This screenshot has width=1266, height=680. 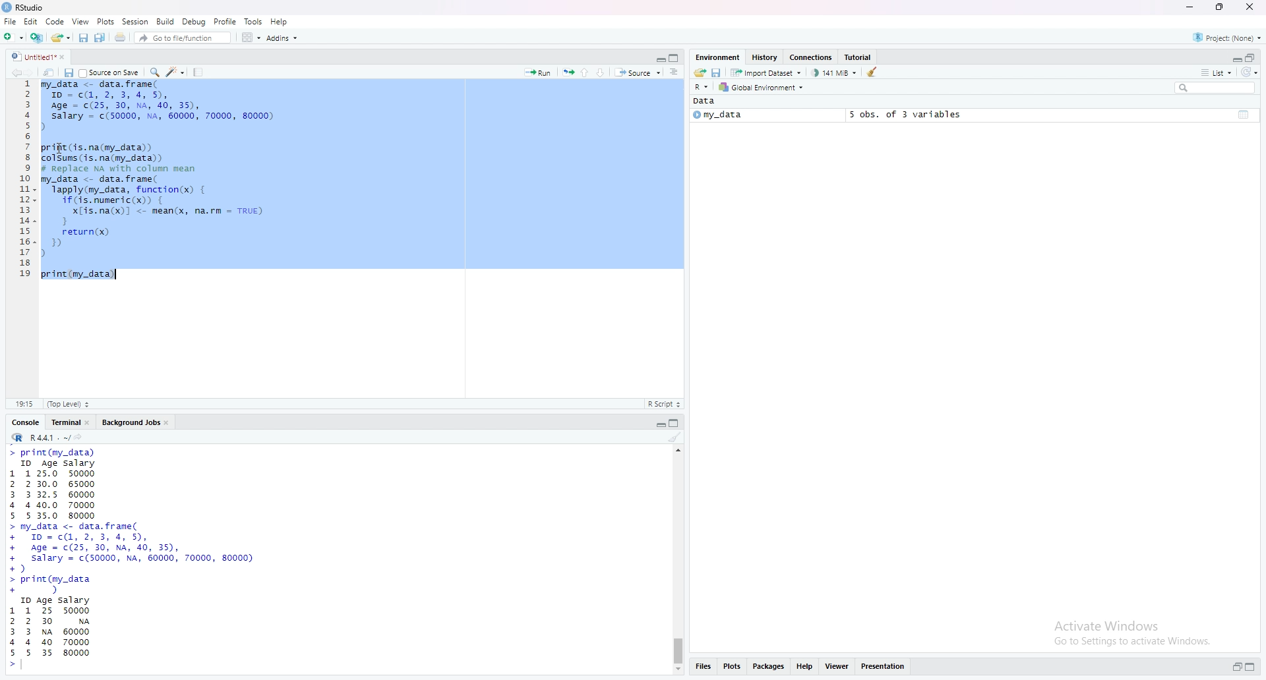 I want to click on R Script , so click(x=663, y=405).